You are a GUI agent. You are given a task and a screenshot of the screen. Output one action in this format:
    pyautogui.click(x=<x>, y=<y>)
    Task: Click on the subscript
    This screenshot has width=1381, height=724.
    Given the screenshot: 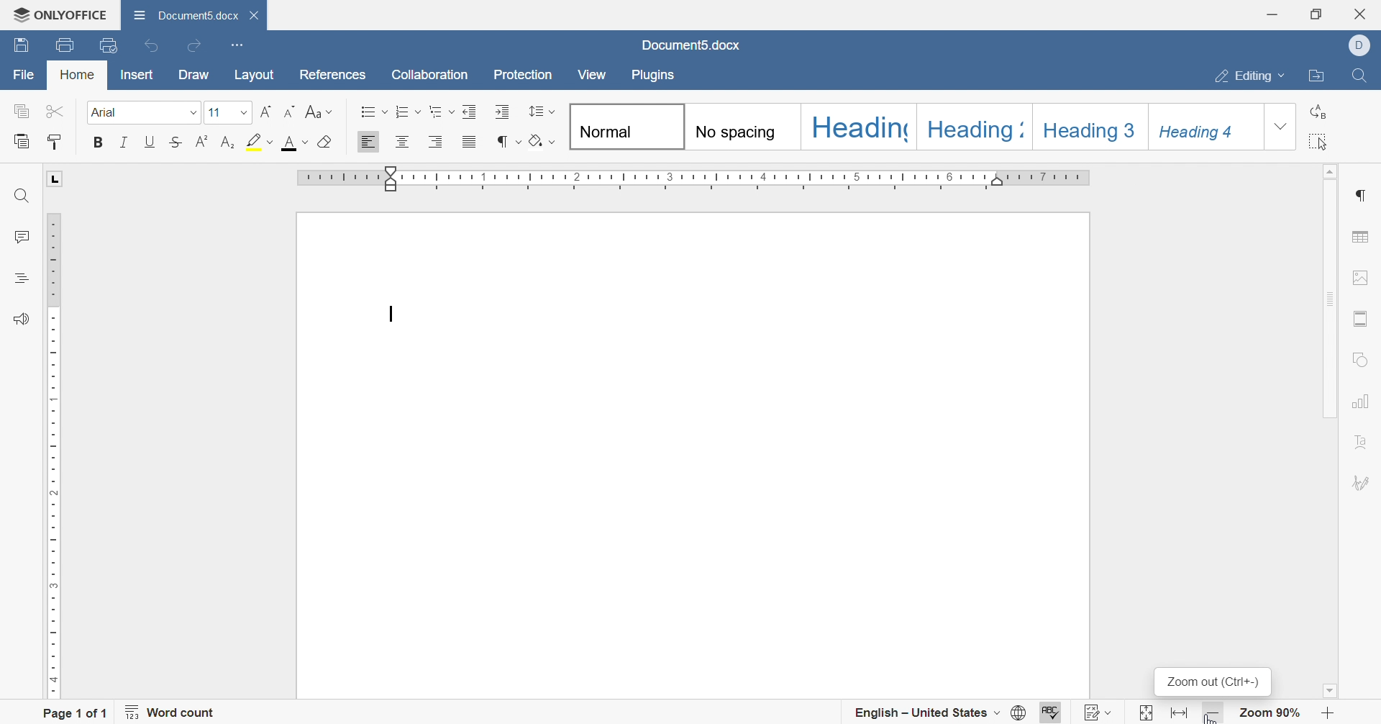 What is the action you would take?
    pyautogui.click(x=226, y=143)
    